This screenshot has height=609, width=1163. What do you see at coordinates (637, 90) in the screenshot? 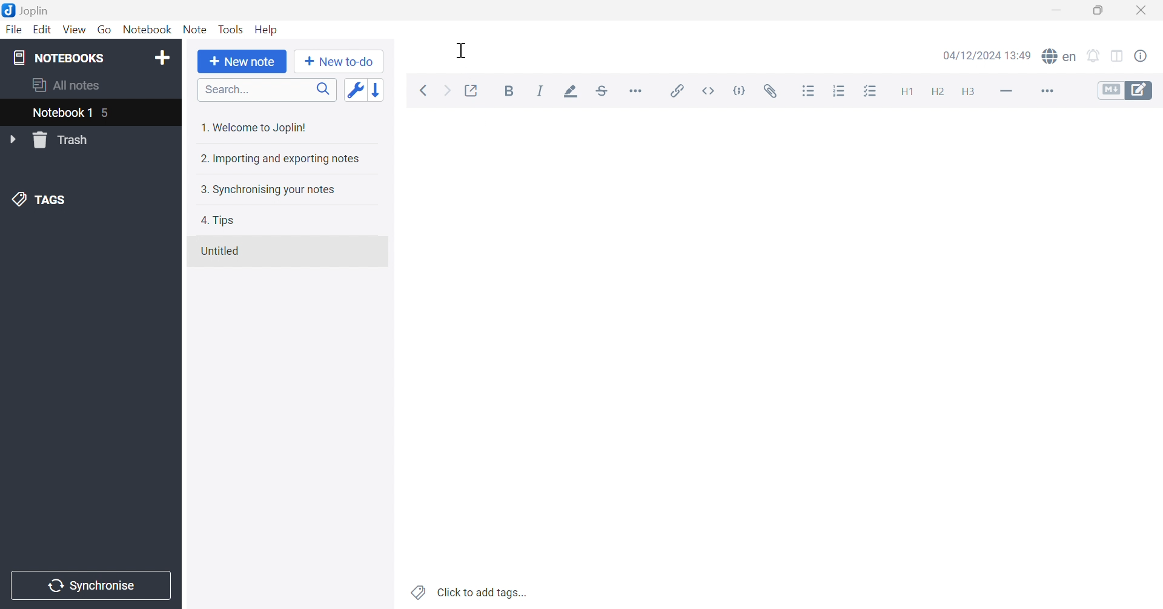
I see `Horizontal` at bounding box center [637, 90].